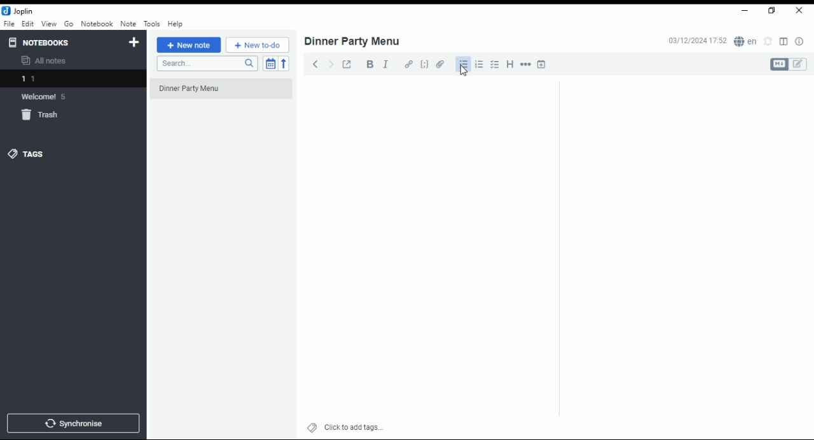 This screenshot has width=814, height=440. Describe the element at coordinates (35, 154) in the screenshot. I see `tags` at that location.